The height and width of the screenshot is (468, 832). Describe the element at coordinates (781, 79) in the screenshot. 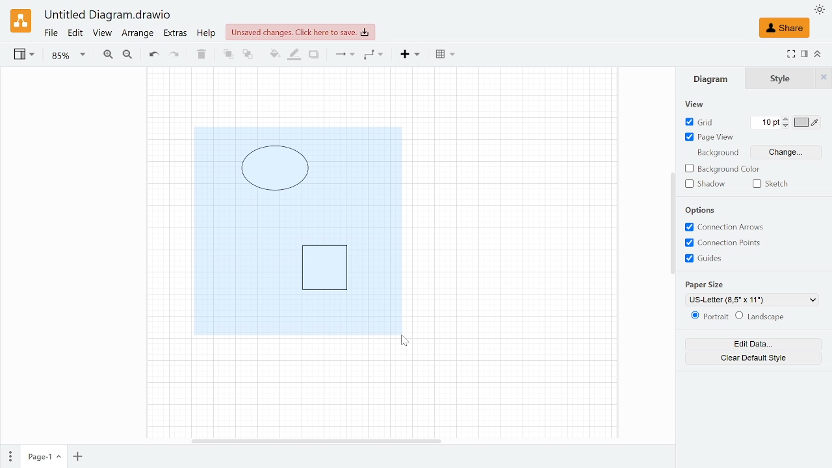

I see `Style` at that location.